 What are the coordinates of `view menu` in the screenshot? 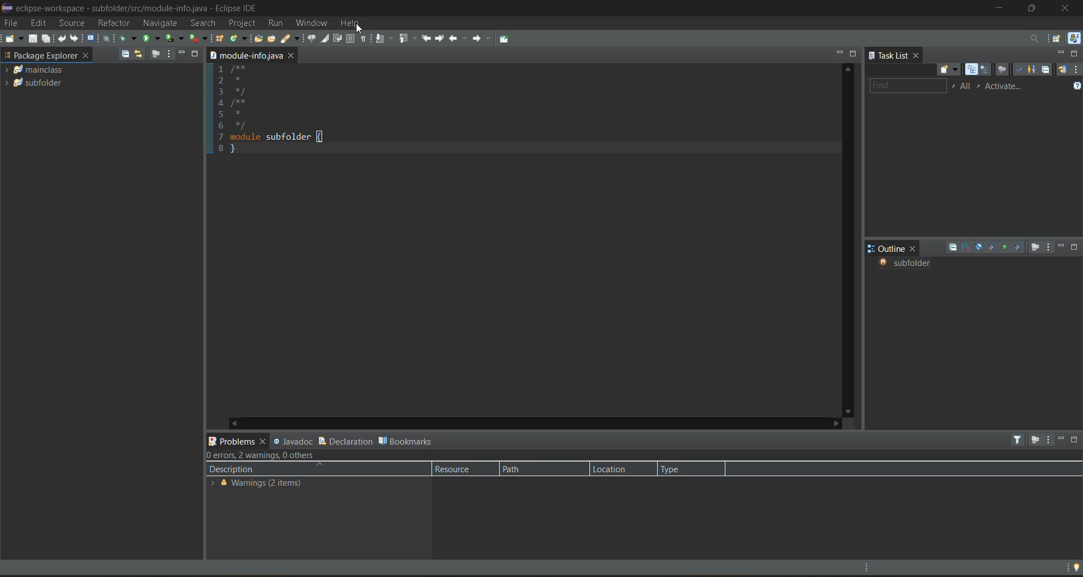 It's located at (1076, 69).